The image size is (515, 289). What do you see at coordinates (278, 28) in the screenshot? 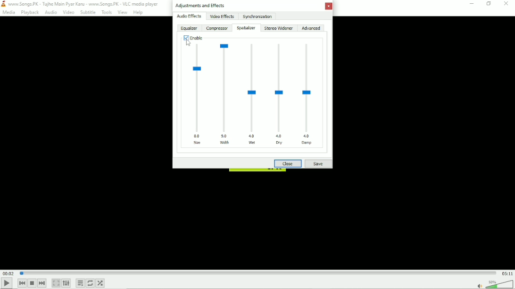
I see `Stereo widener` at bounding box center [278, 28].